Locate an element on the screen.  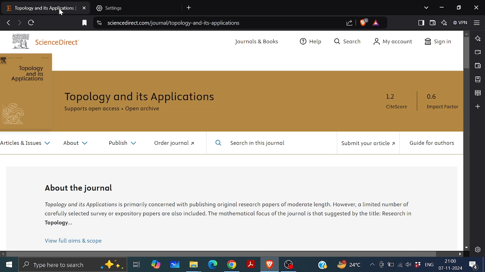
Bookmarks is located at coordinates (477, 79).